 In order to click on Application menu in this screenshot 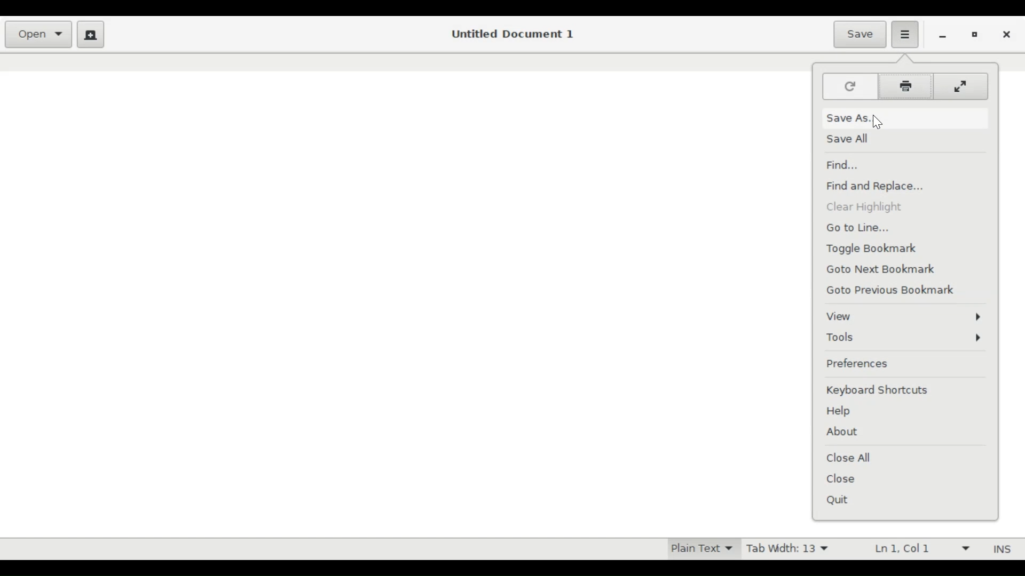, I will do `click(904, 34)`.